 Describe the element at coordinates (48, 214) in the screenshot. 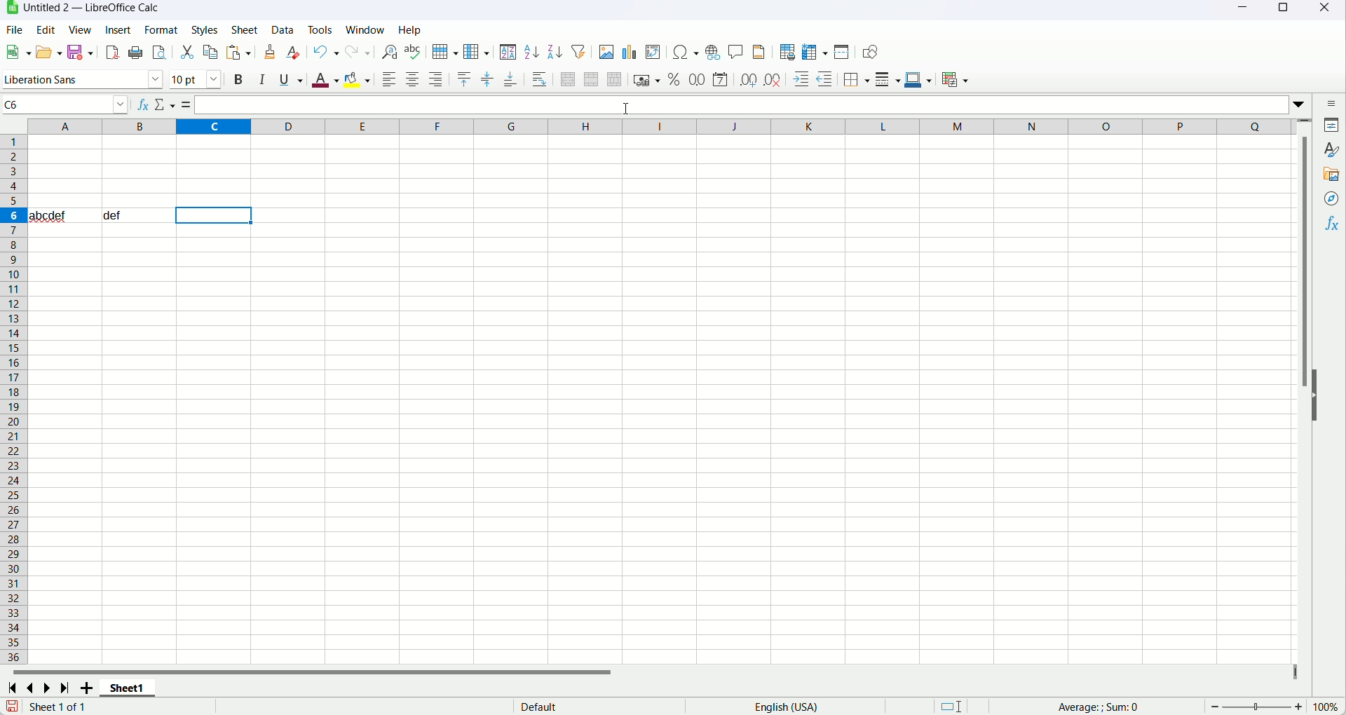

I see `abcdef` at that location.